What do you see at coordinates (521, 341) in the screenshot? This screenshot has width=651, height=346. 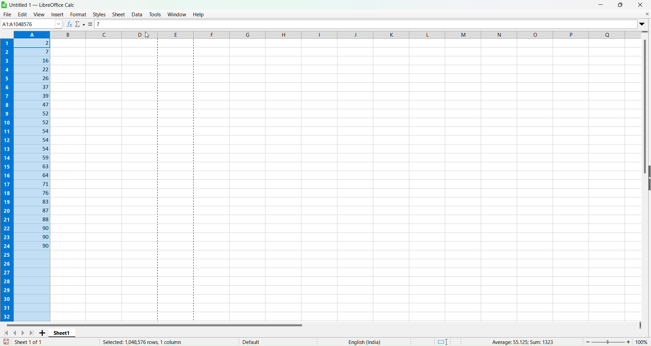 I see `Average and Sum` at bounding box center [521, 341].